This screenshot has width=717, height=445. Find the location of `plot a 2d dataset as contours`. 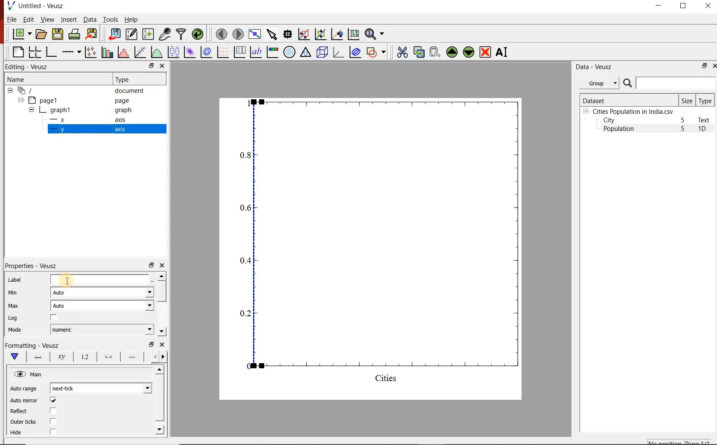

plot a 2d dataset as contours is located at coordinates (205, 52).